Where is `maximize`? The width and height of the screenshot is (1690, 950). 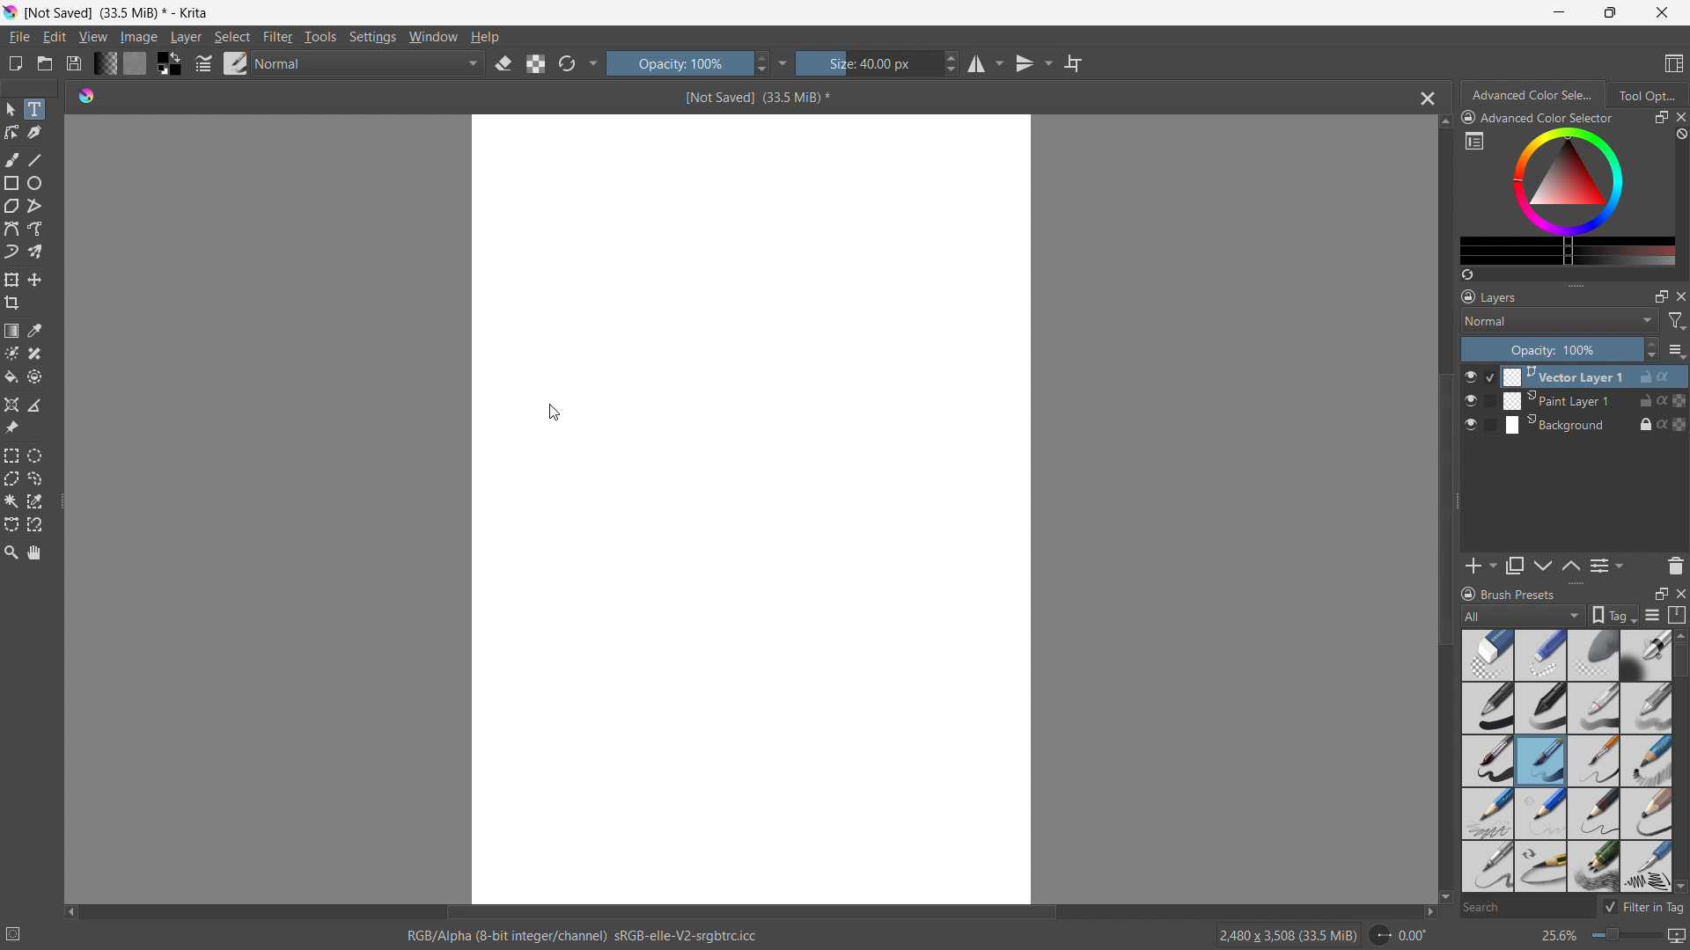 maximize is located at coordinates (1607, 12).